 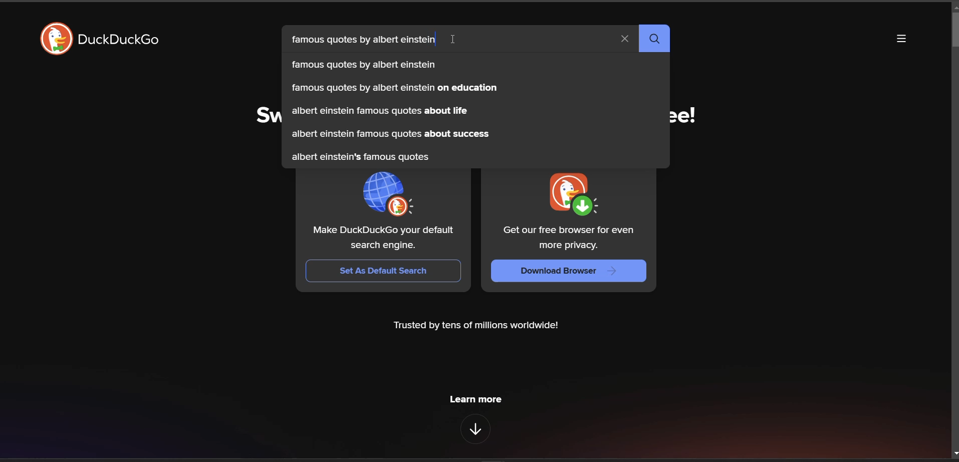 I want to click on Download Browser, so click(x=569, y=270).